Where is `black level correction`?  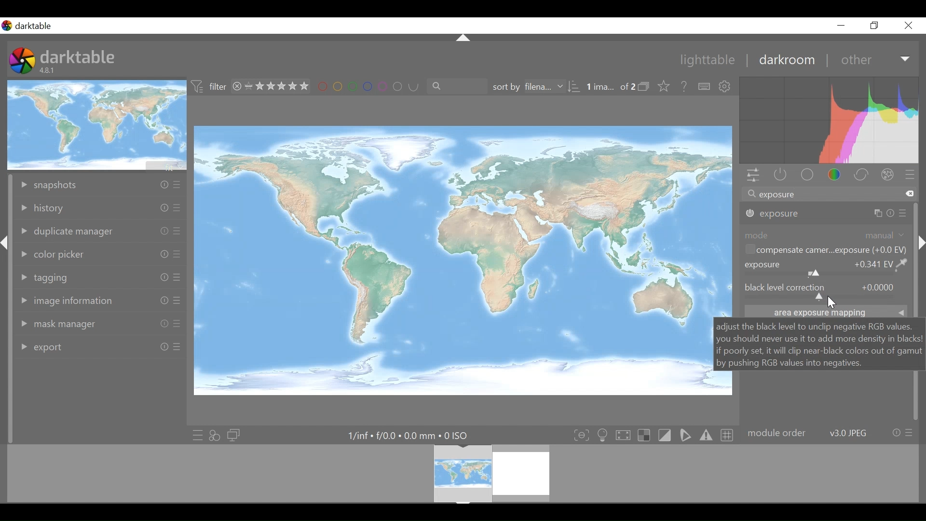 black level correction is located at coordinates (826, 292).